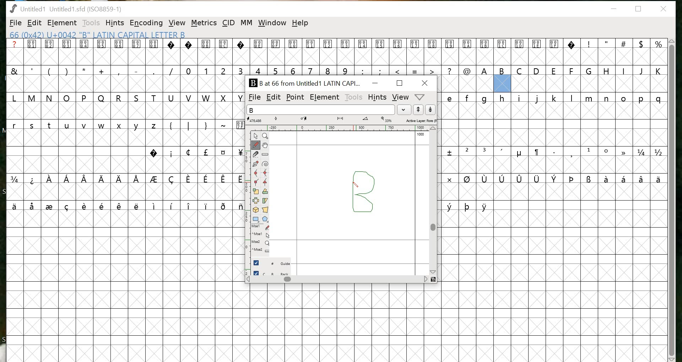 This screenshot has height=362, width=682. I want to click on MINIMIZE, so click(376, 83).